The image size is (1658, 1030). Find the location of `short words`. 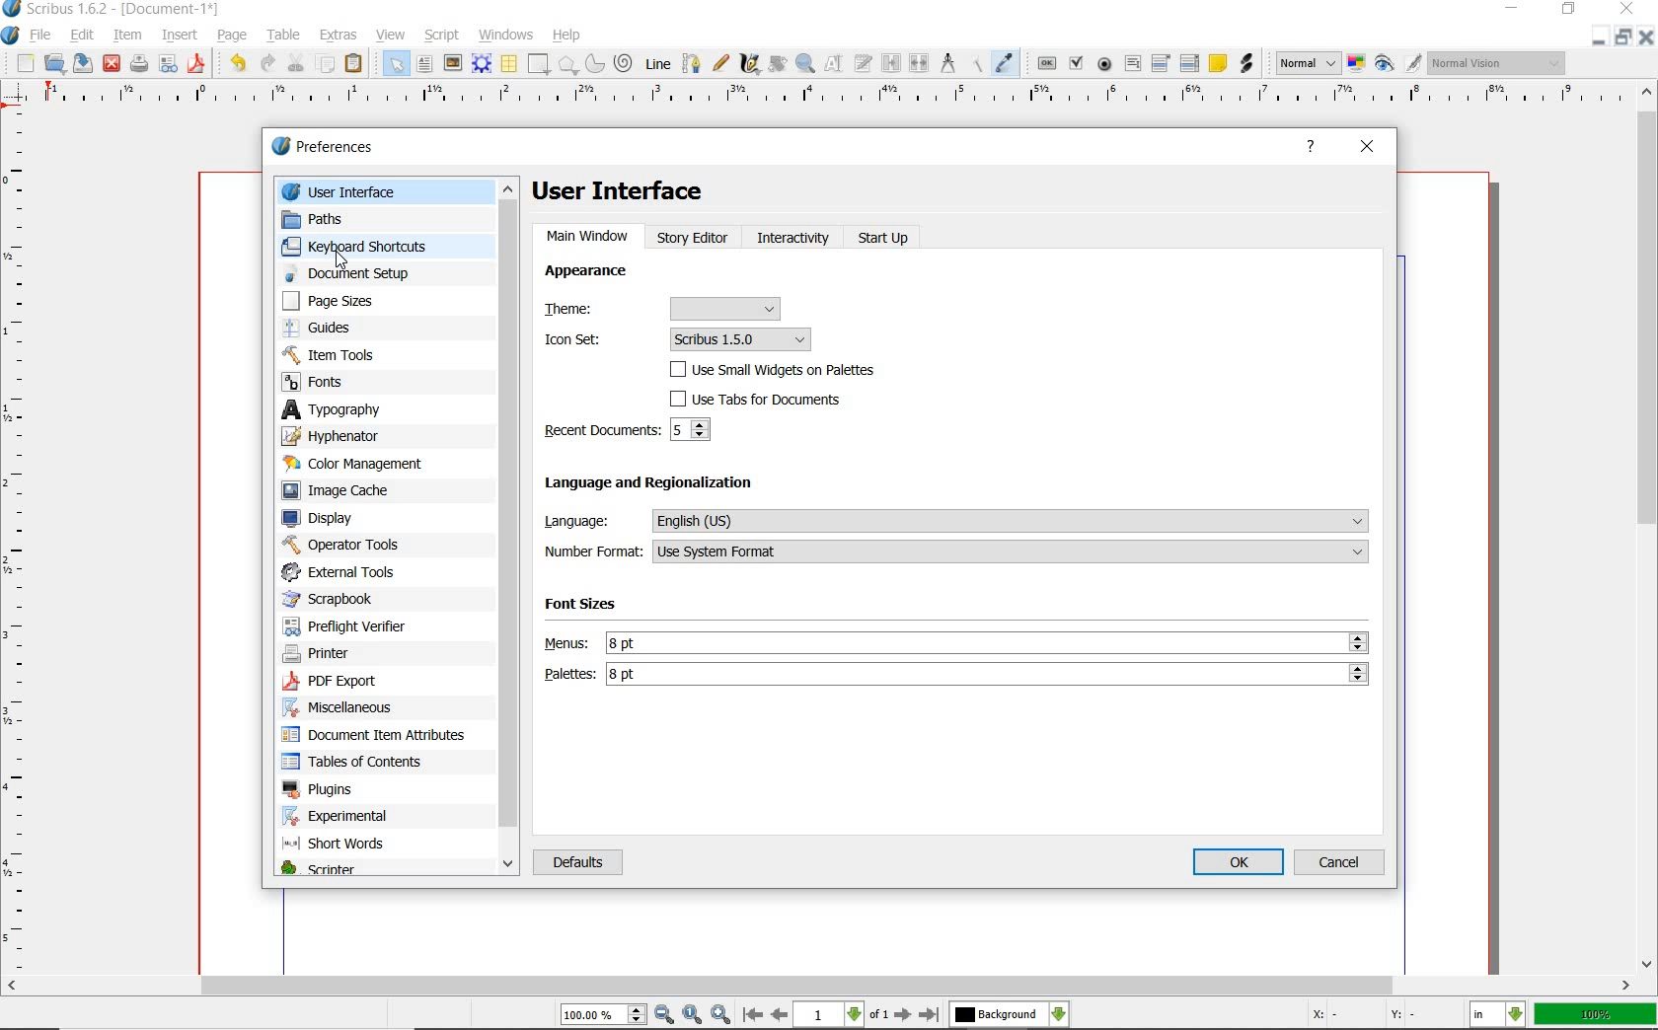

short words is located at coordinates (339, 846).